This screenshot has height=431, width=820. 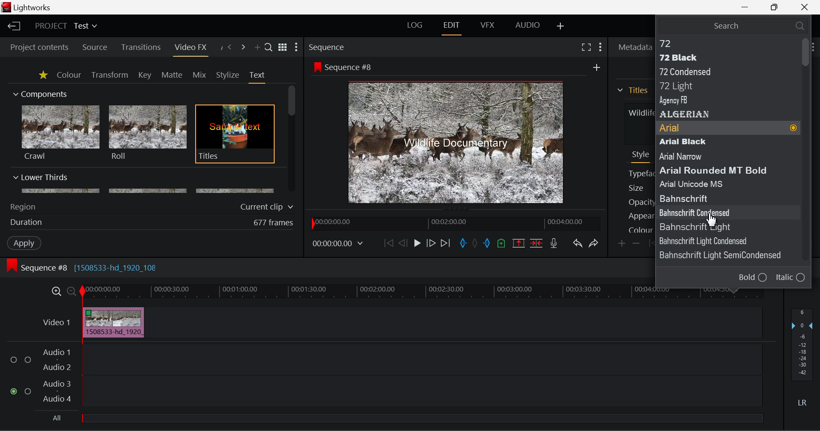 I want to click on Titles, so click(x=235, y=134).